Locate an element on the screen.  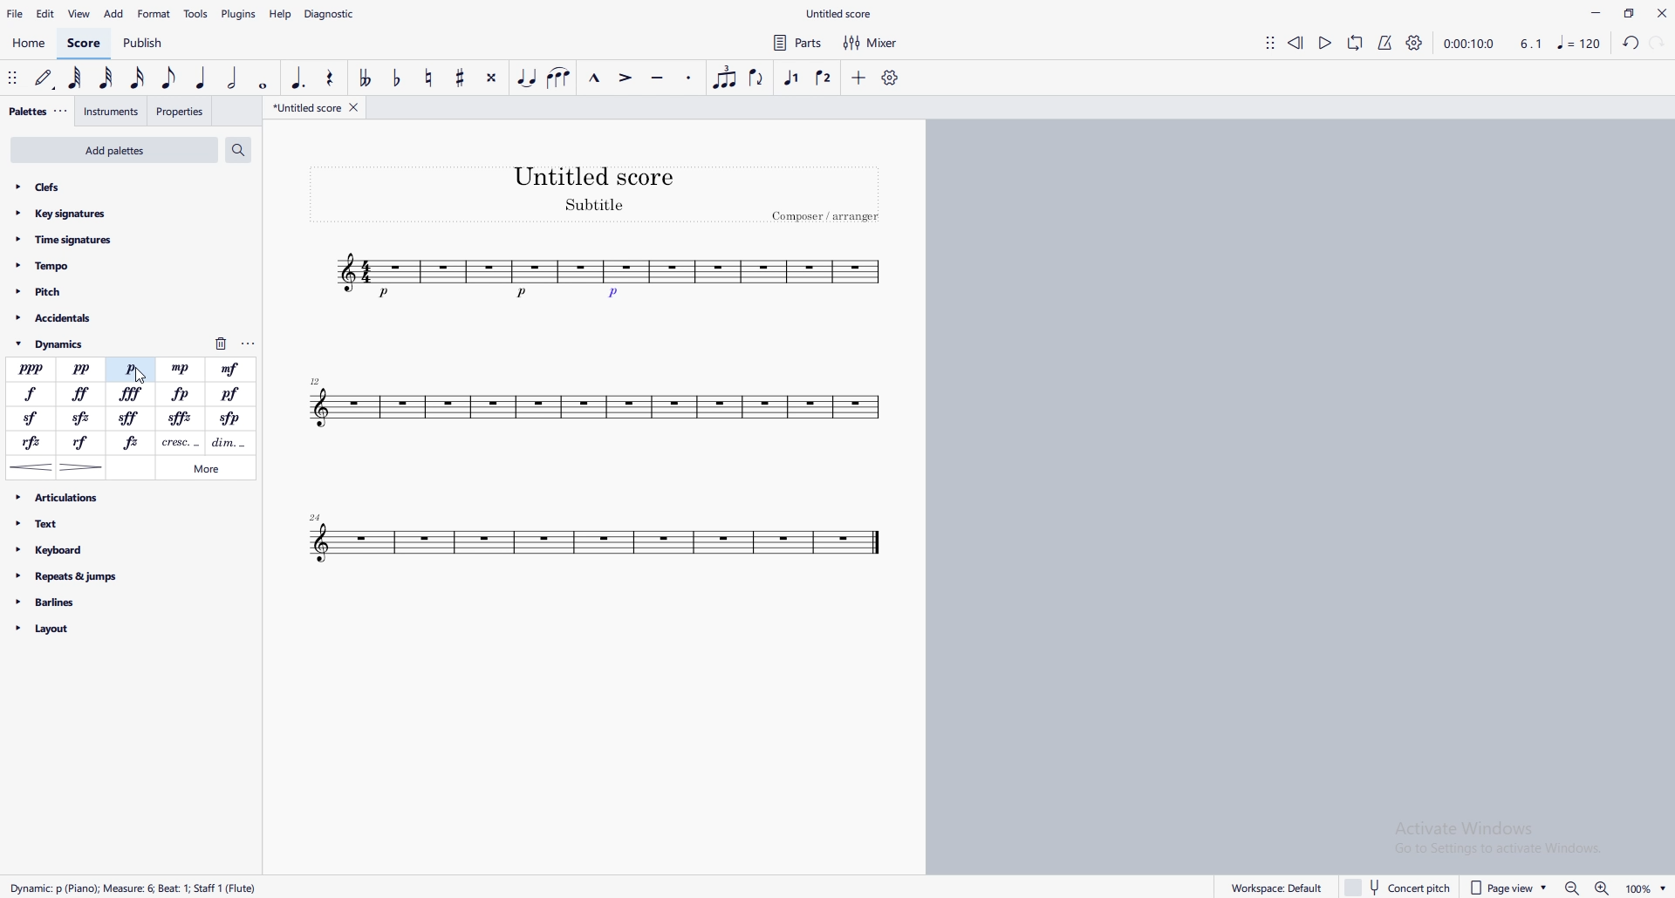
score is located at coordinates (86, 44).